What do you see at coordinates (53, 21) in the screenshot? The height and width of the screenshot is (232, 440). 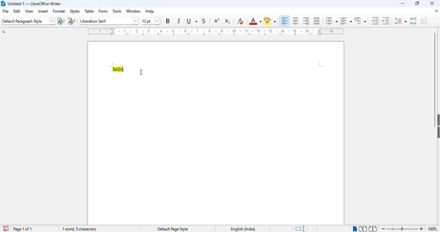 I see `dropdown` at bounding box center [53, 21].